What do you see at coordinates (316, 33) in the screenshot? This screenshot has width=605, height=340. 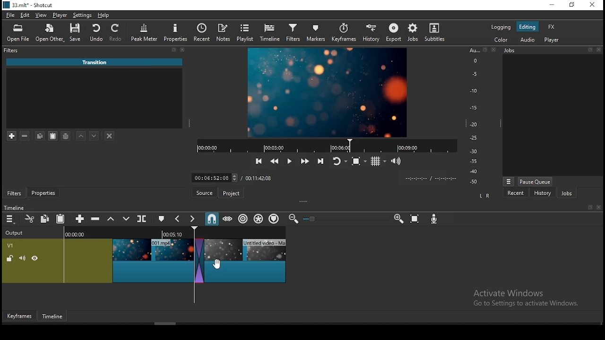 I see `markers` at bounding box center [316, 33].